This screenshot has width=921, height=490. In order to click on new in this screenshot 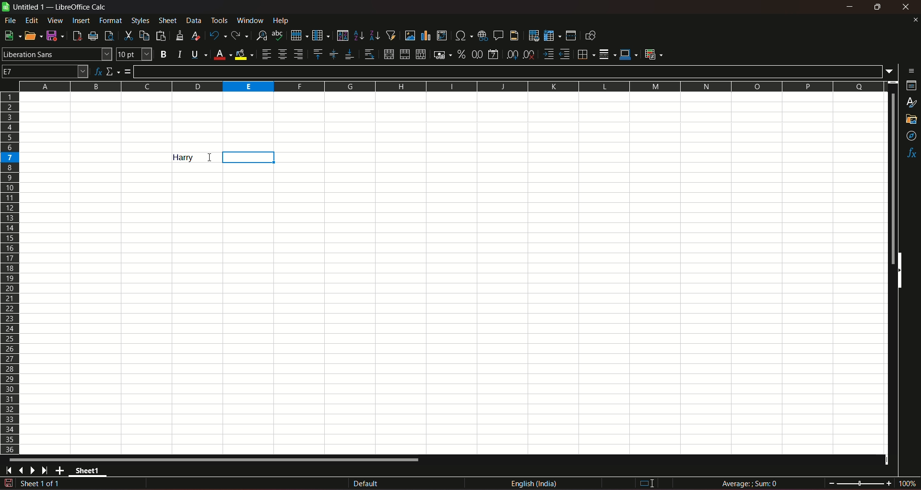, I will do `click(11, 35)`.